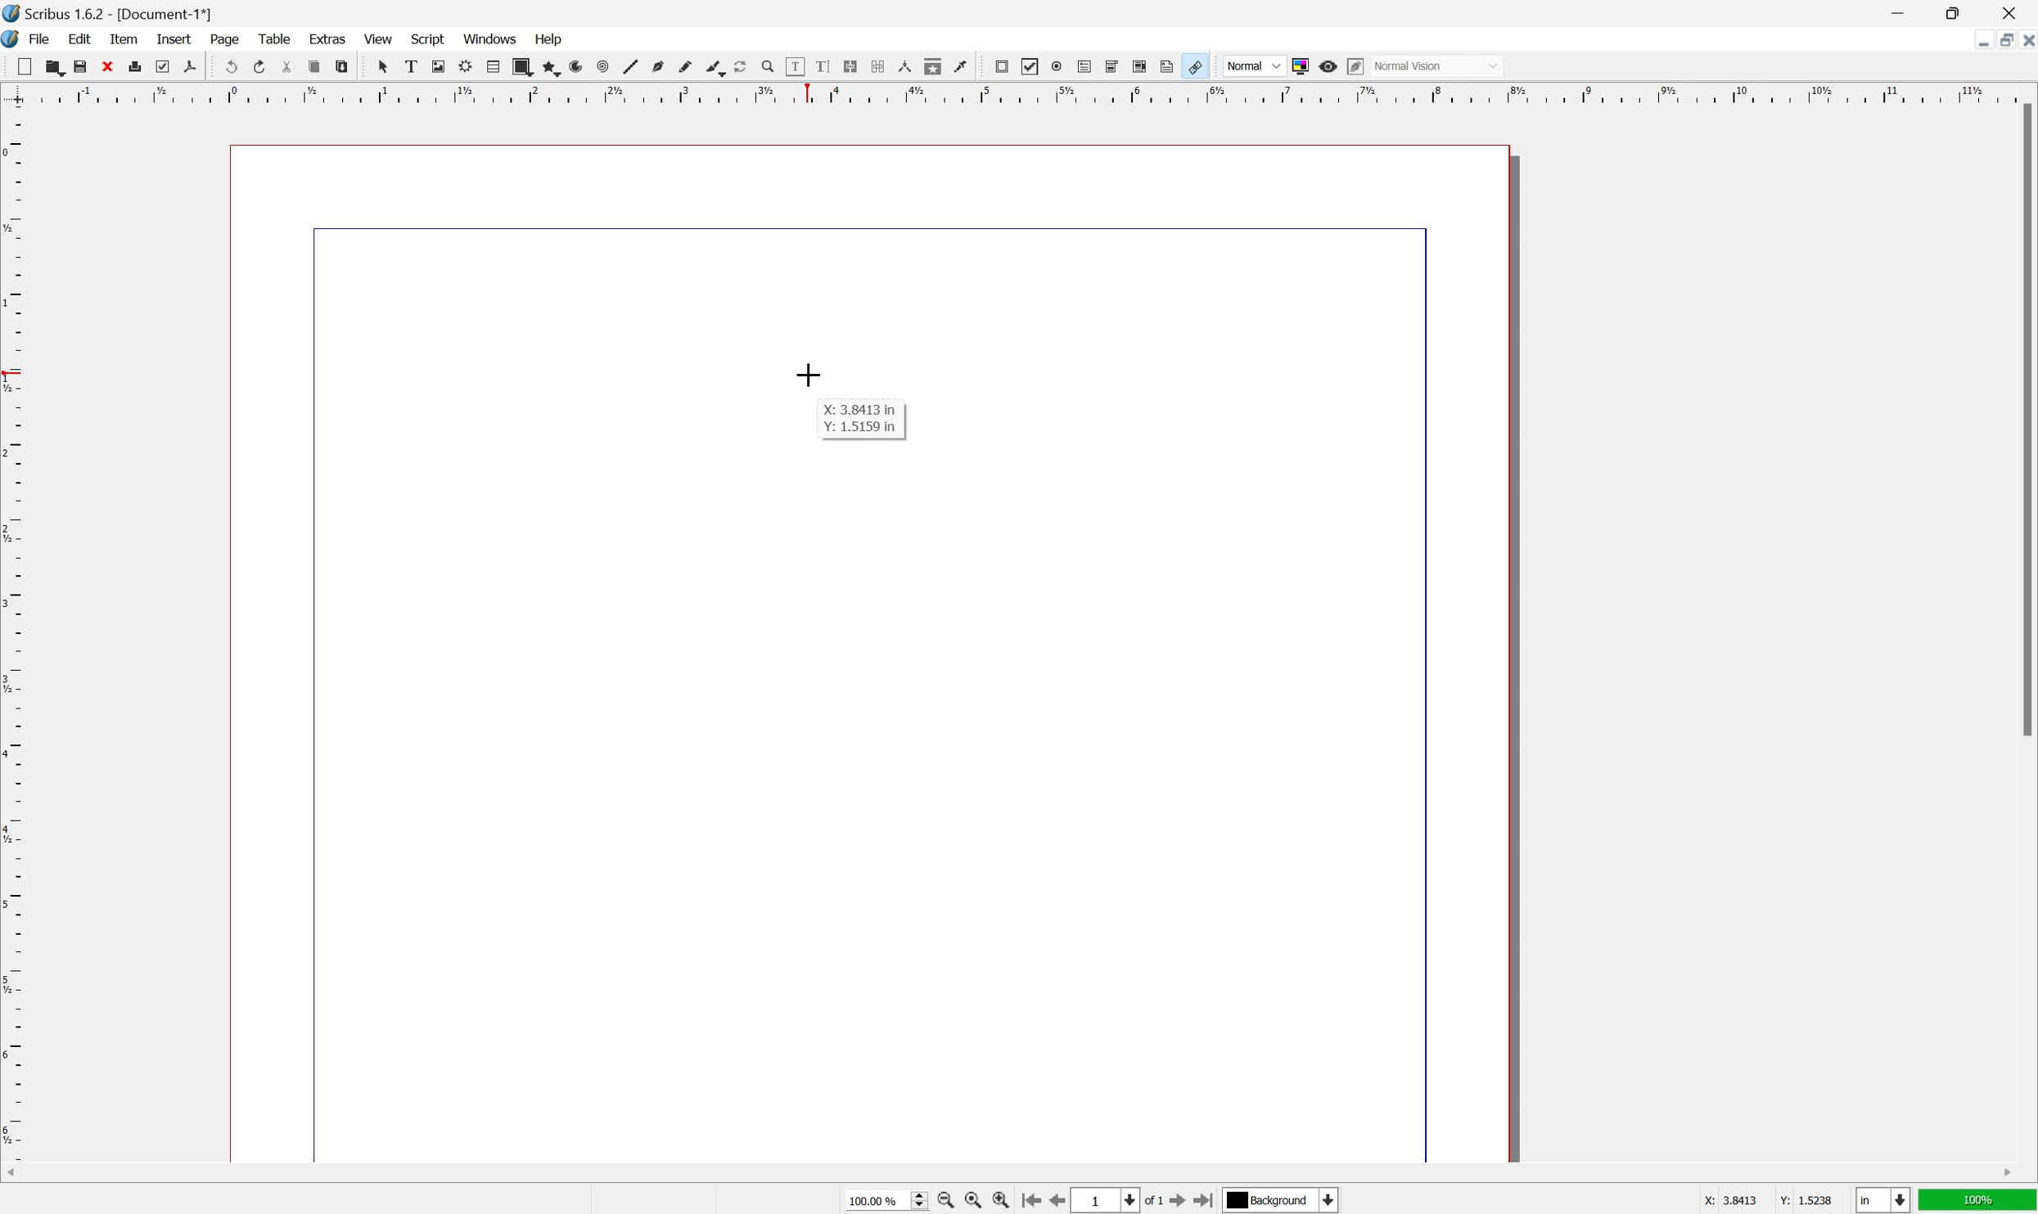 Image resolution: width=2038 pixels, height=1214 pixels. What do you see at coordinates (1181, 1203) in the screenshot?
I see `go to next page` at bounding box center [1181, 1203].